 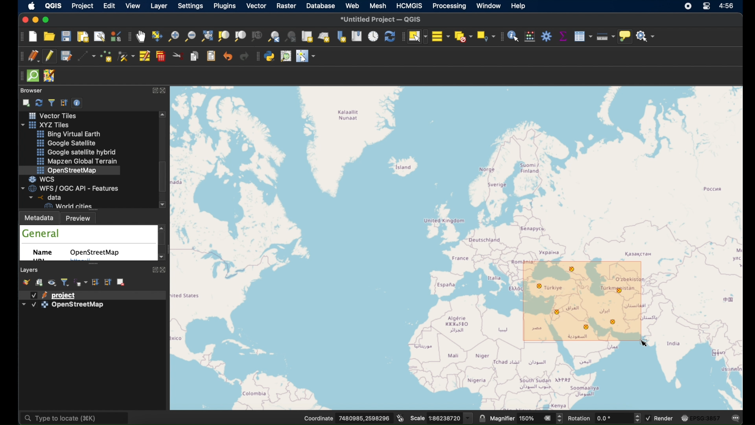 I want to click on toggle extents and mouse display position, so click(x=401, y=417).